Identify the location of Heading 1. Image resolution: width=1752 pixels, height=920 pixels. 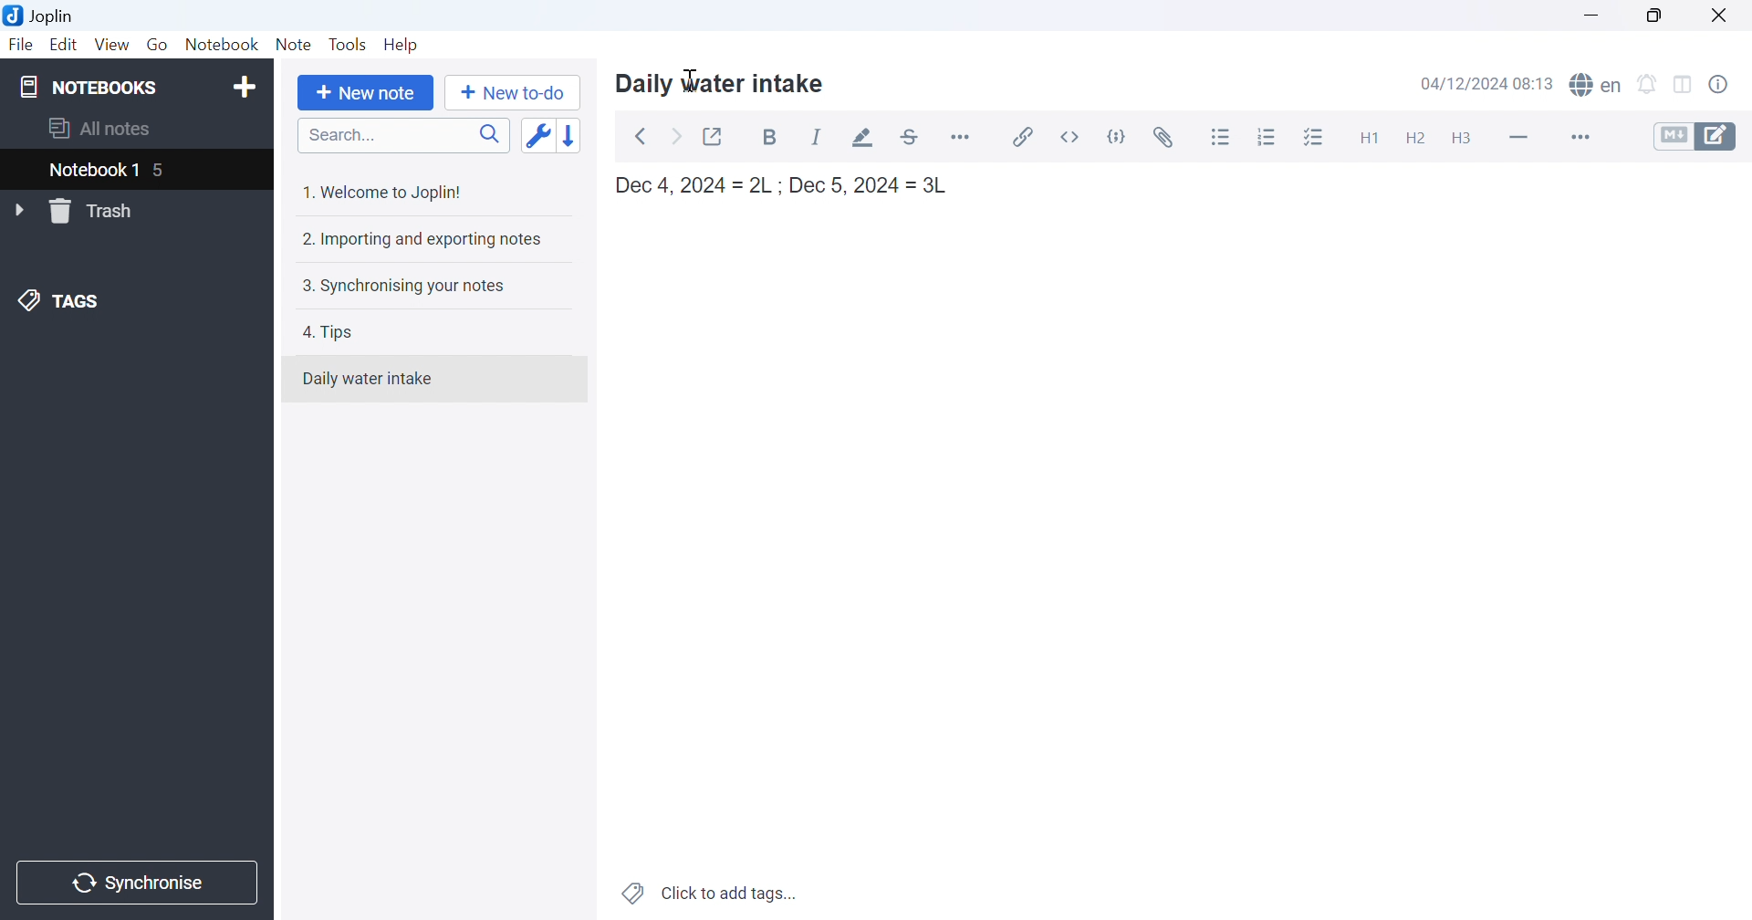
(1368, 137).